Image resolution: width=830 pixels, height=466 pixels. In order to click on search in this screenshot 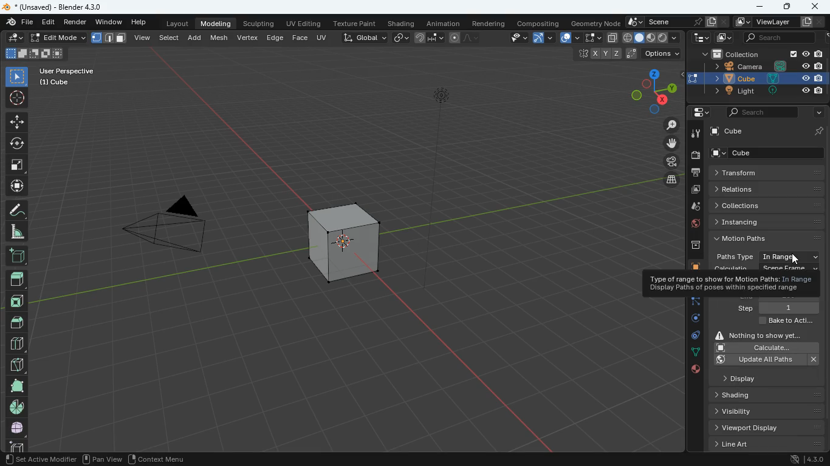, I will do `click(774, 38)`.